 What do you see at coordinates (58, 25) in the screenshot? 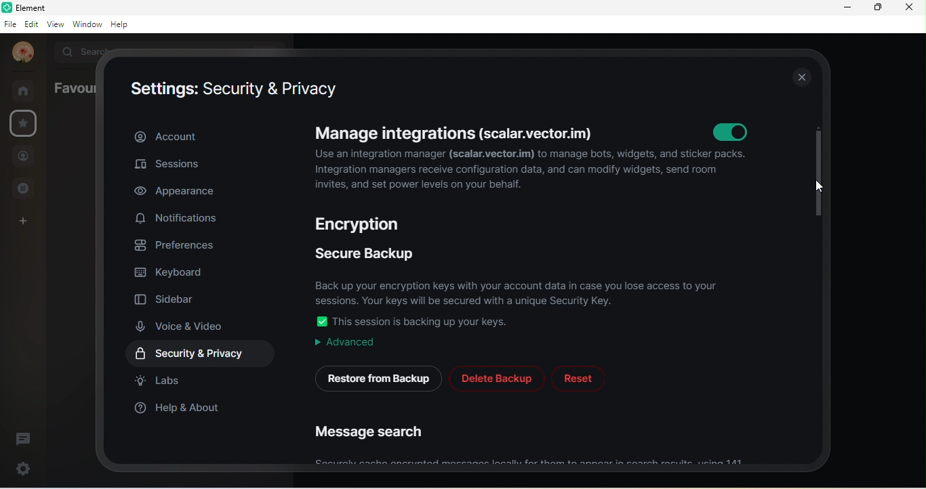
I see `view` at bounding box center [58, 25].